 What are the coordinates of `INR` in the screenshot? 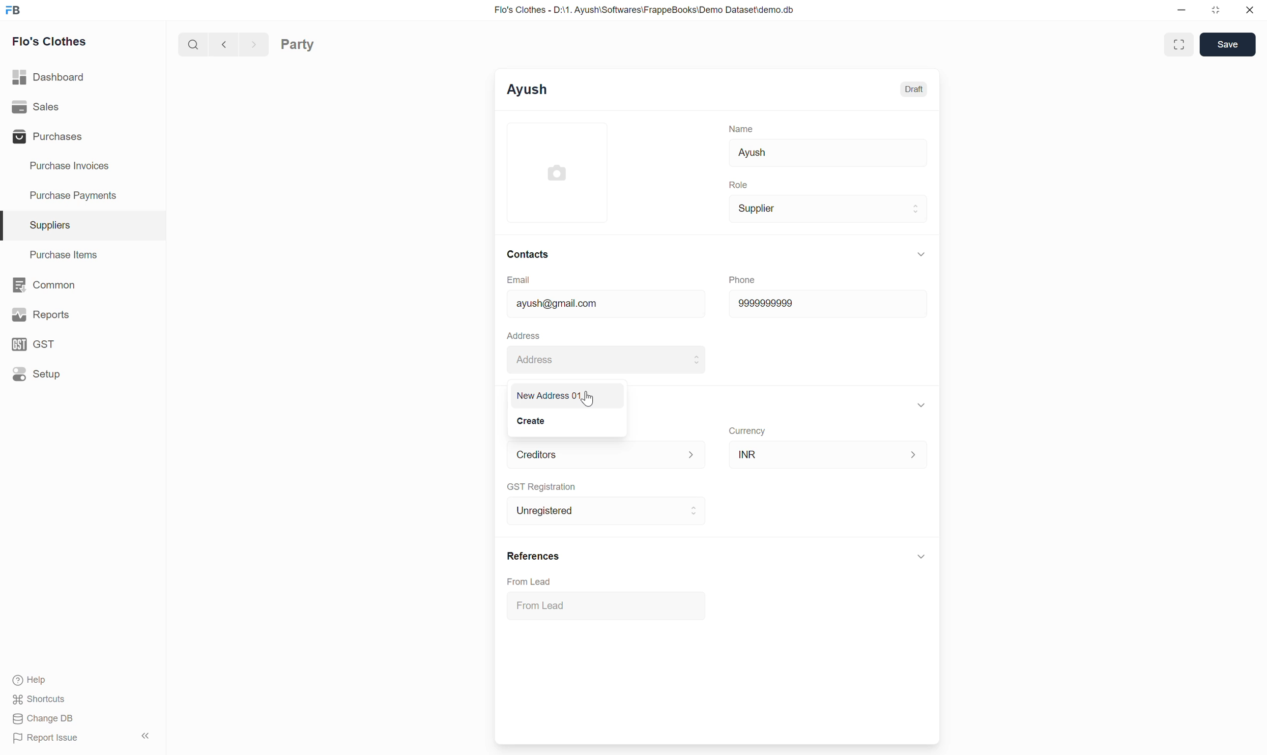 It's located at (828, 454).